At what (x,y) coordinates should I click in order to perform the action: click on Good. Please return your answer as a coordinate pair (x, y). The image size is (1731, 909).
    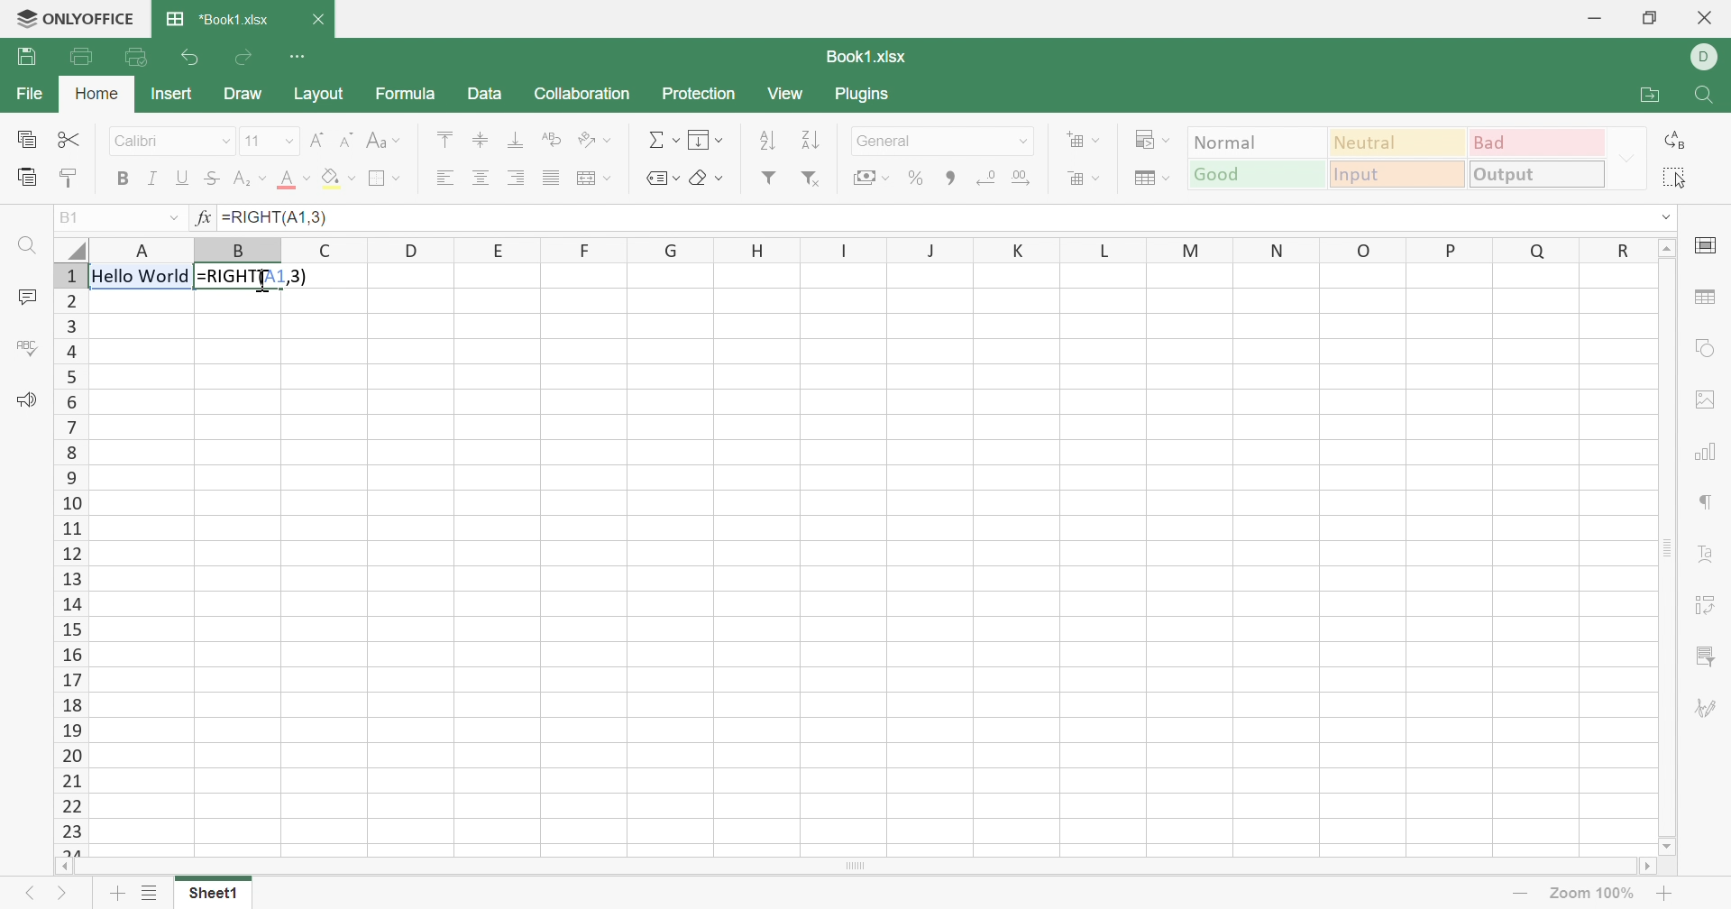
    Looking at the image, I should click on (1255, 173).